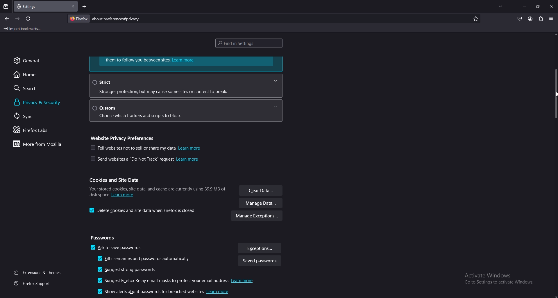 The width and height of the screenshot is (558, 298). I want to click on saved password, so click(259, 261).